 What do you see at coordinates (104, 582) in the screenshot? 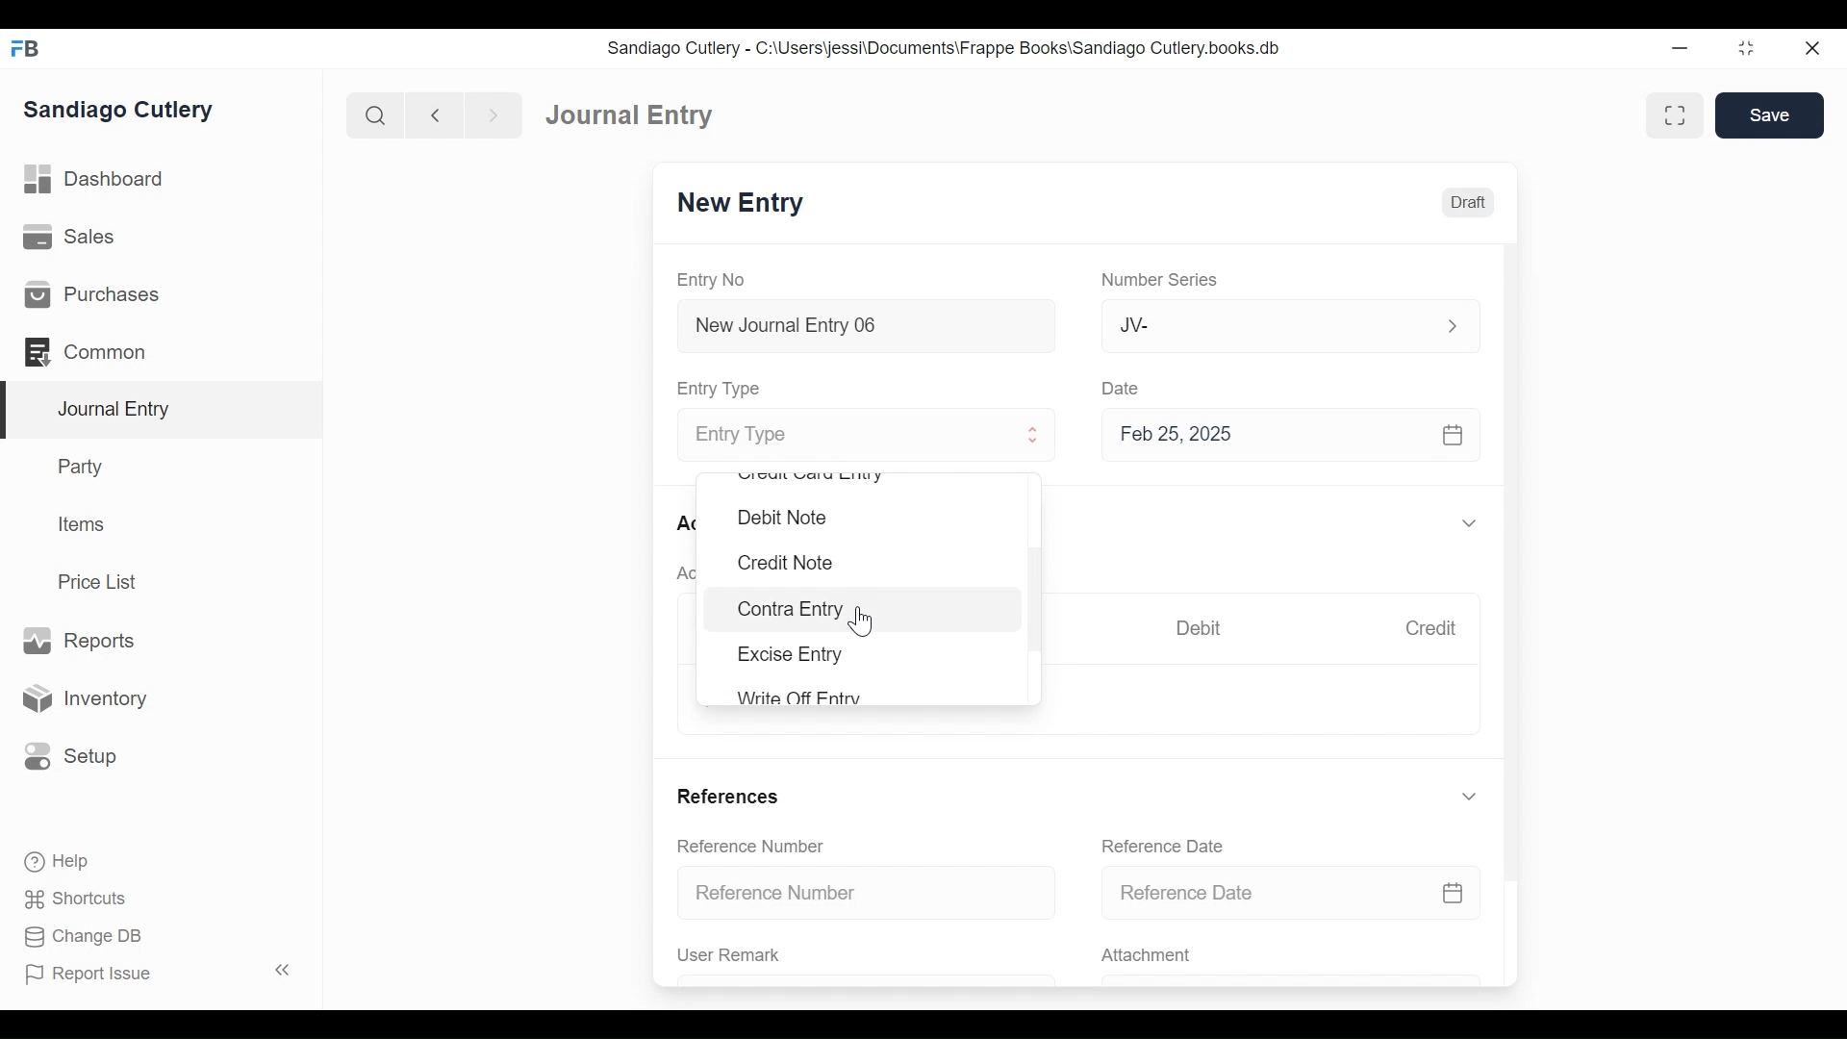
I see `Price List` at bounding box center [104, 582].